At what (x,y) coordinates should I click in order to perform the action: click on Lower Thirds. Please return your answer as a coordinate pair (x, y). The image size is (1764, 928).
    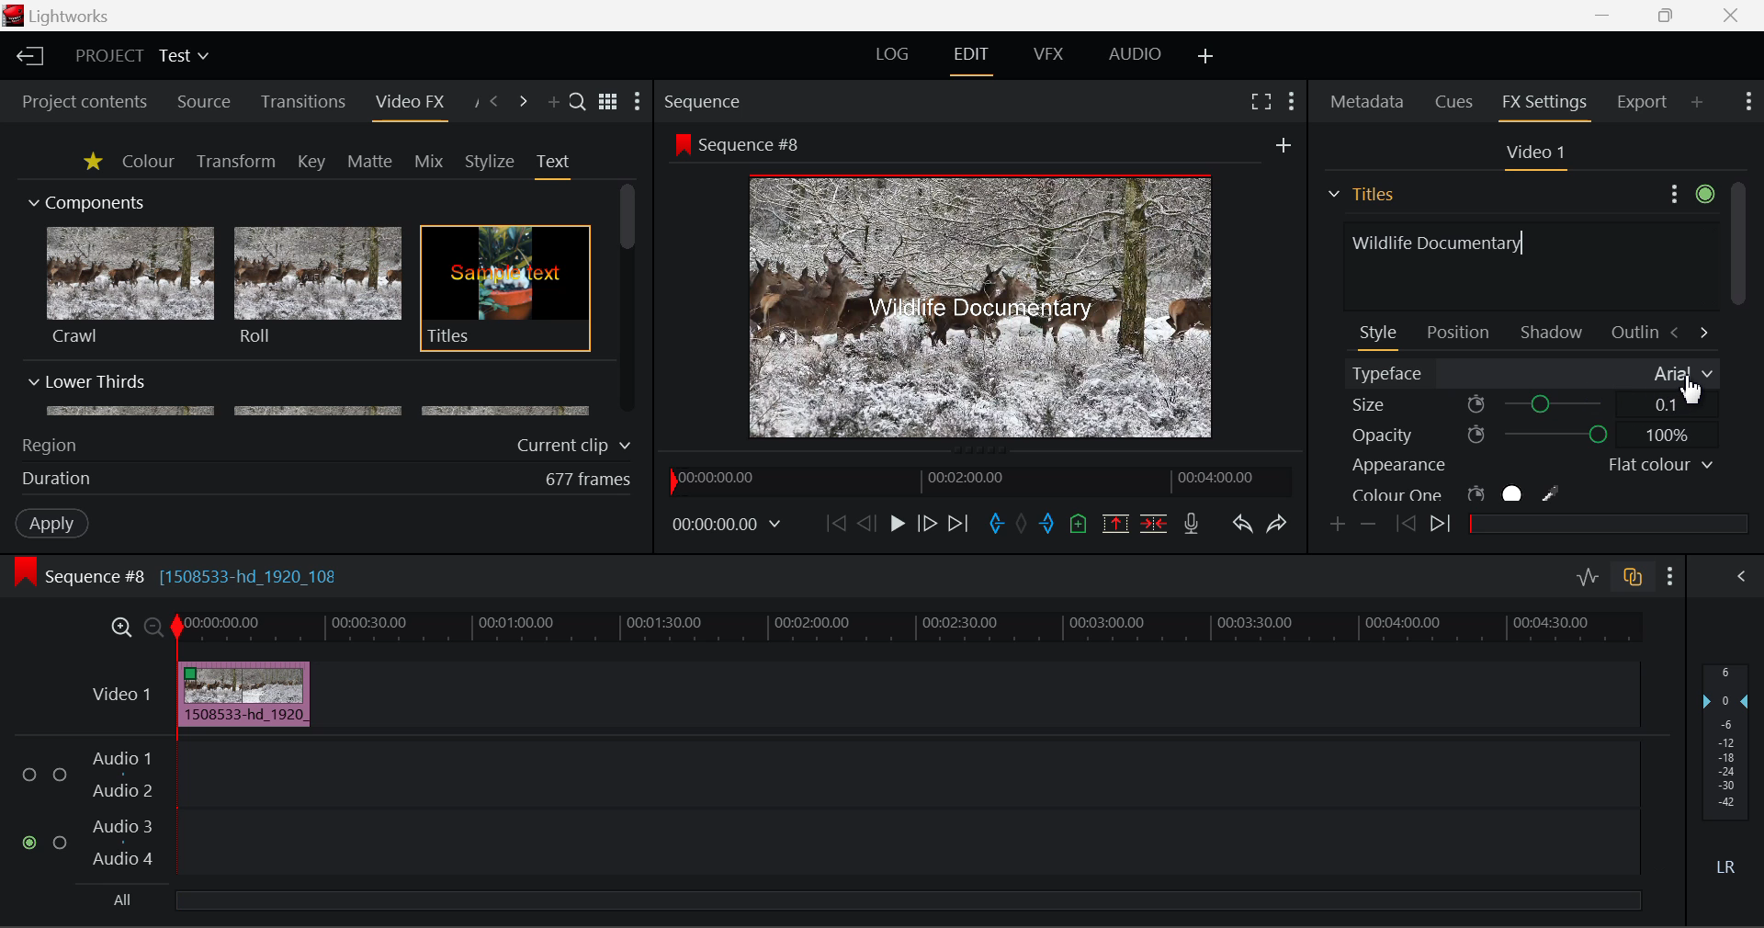
    Looking at the image, I should click on (311, 394).